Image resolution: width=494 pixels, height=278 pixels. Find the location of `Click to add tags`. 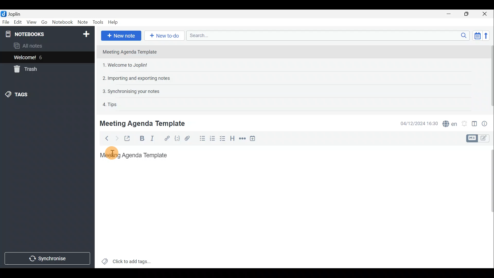

Click to add tags is located at coordinates (133, 260).